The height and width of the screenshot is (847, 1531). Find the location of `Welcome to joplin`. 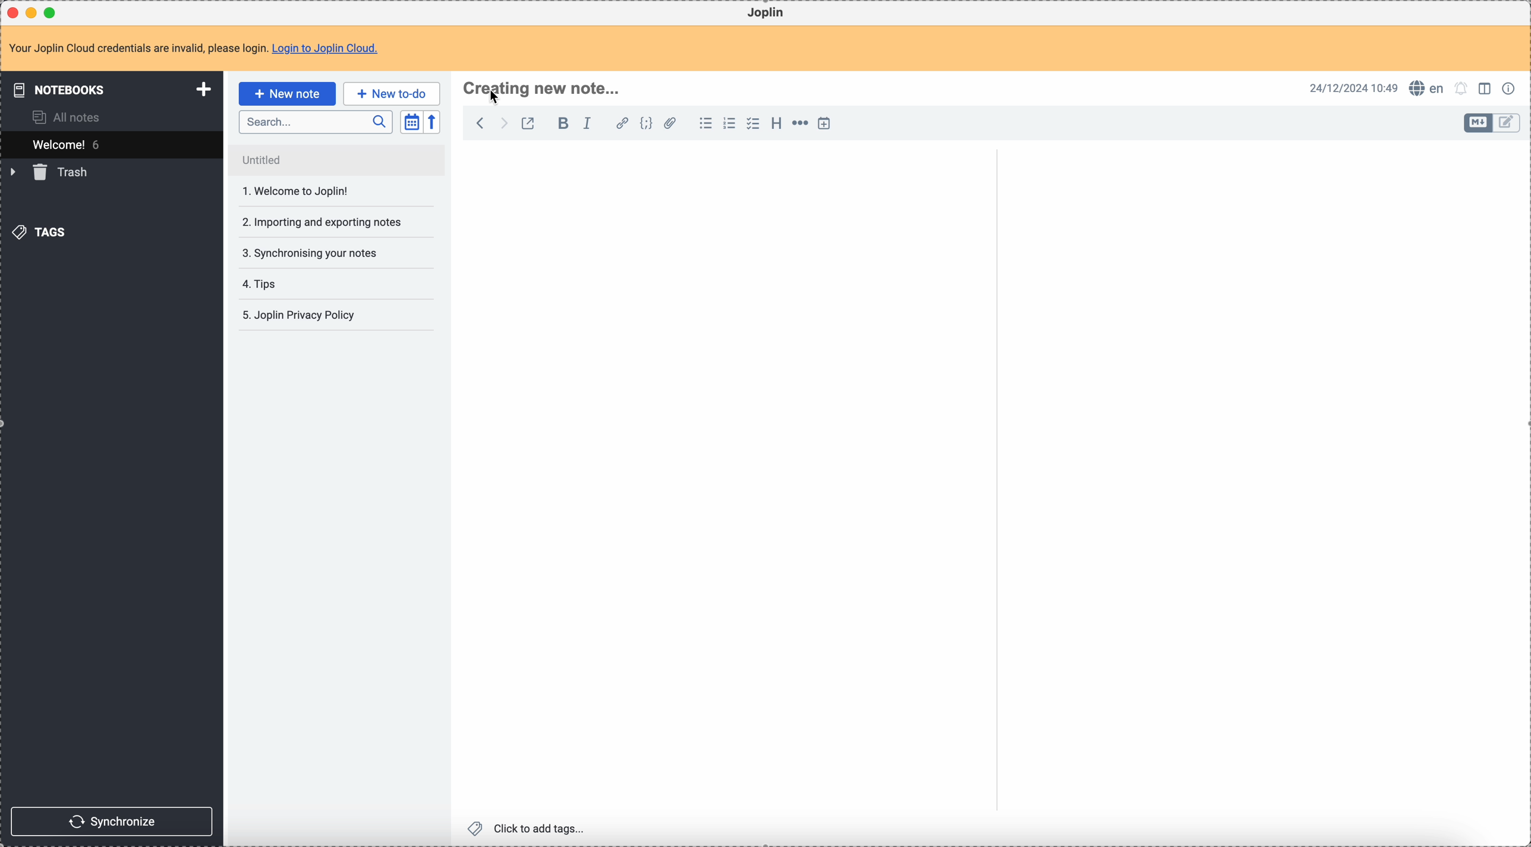

Welcome to joplin is located at coordinates (323, 194).